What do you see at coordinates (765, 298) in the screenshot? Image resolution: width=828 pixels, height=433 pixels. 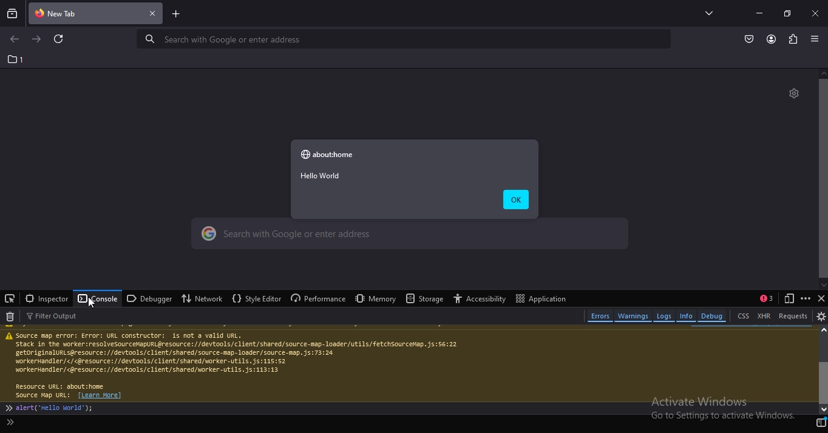 I see `show split console` at bounding box center [765, 298].